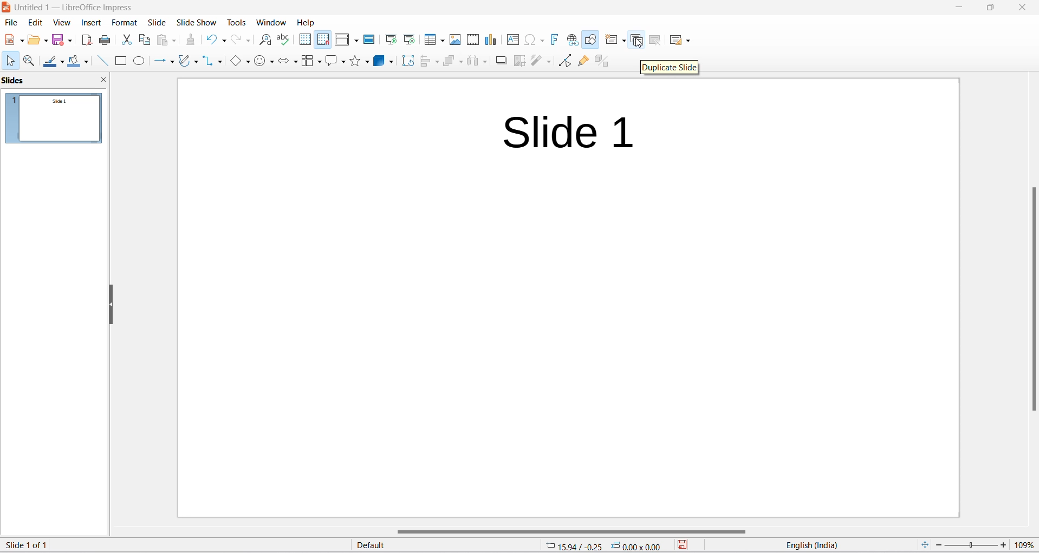 The height and width of the screenshot is (553, 1039). What do you see at coordinates (105, 80) in the screenshot?
I see `close slide pane` at bounding box center [105, 80].